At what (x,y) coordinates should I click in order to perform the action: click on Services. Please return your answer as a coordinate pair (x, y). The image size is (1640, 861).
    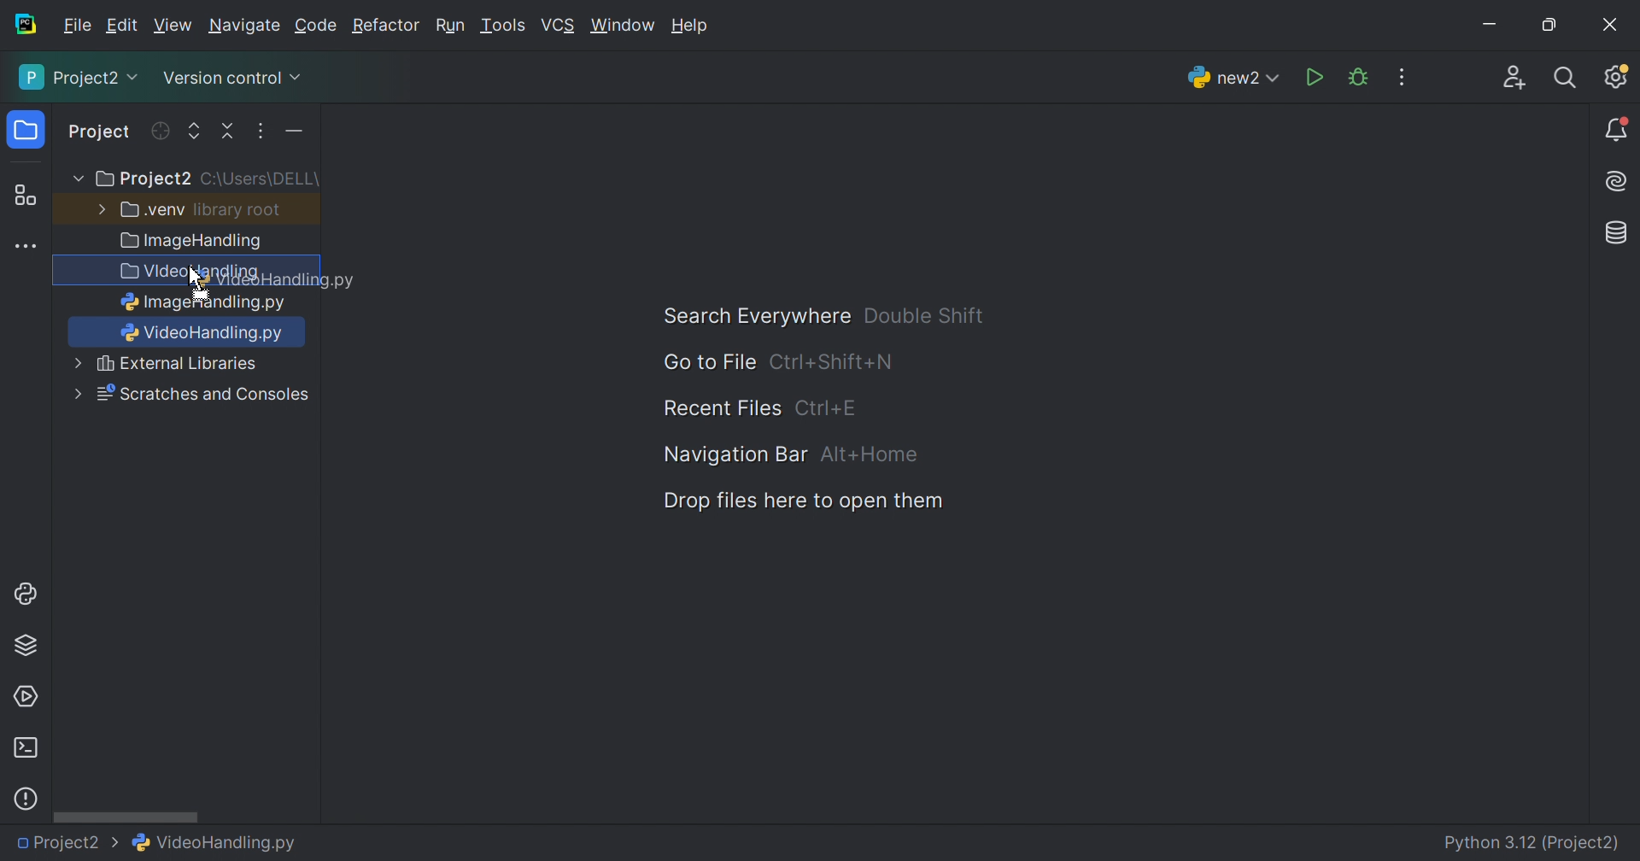
    Looking at the image, I should click on (25, 697).